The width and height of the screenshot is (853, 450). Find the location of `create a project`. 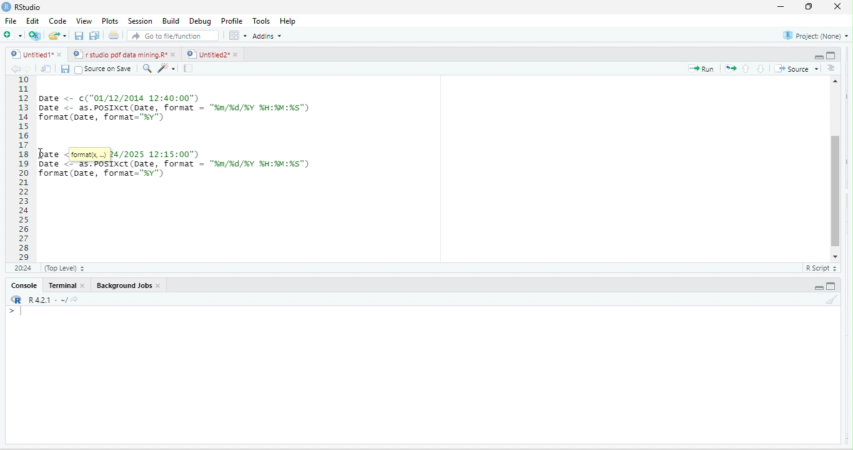

create a project is located at coordinates (34, 36).